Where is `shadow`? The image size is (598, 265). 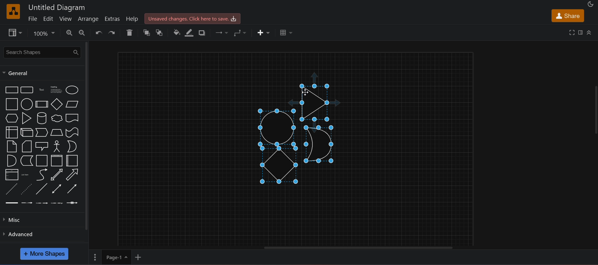
shadow is located at coordinates (204, 33).